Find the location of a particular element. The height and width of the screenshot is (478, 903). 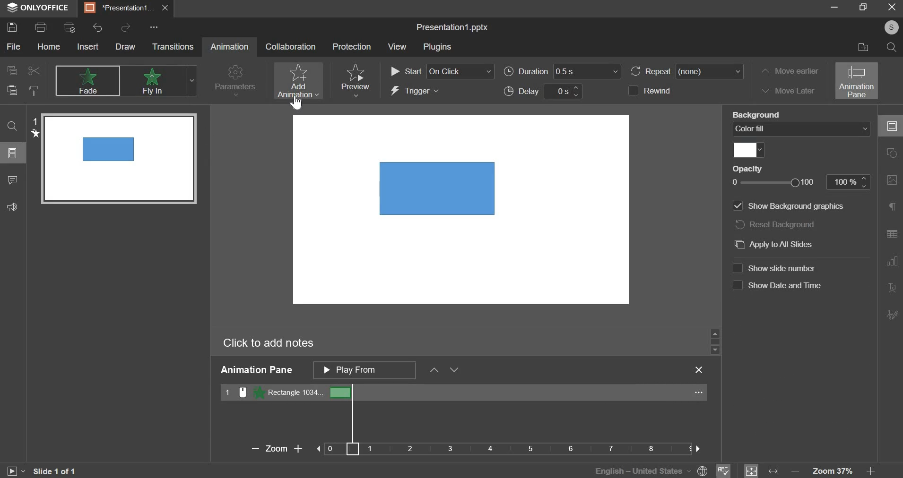

Slide preview is located at coordinates (114, 160).